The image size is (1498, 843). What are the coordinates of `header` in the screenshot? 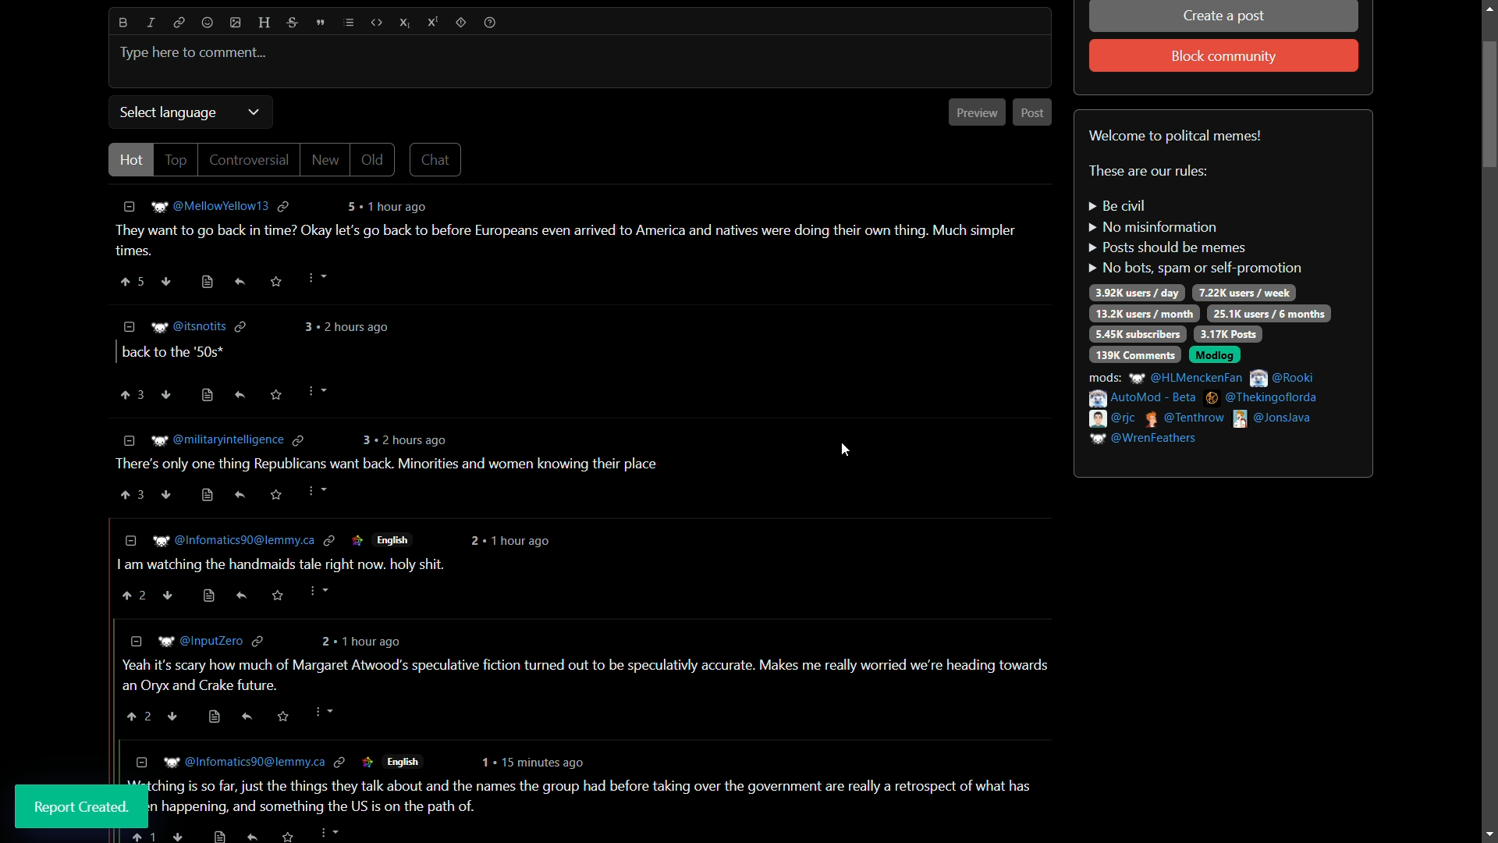 It's located at (263, 23).